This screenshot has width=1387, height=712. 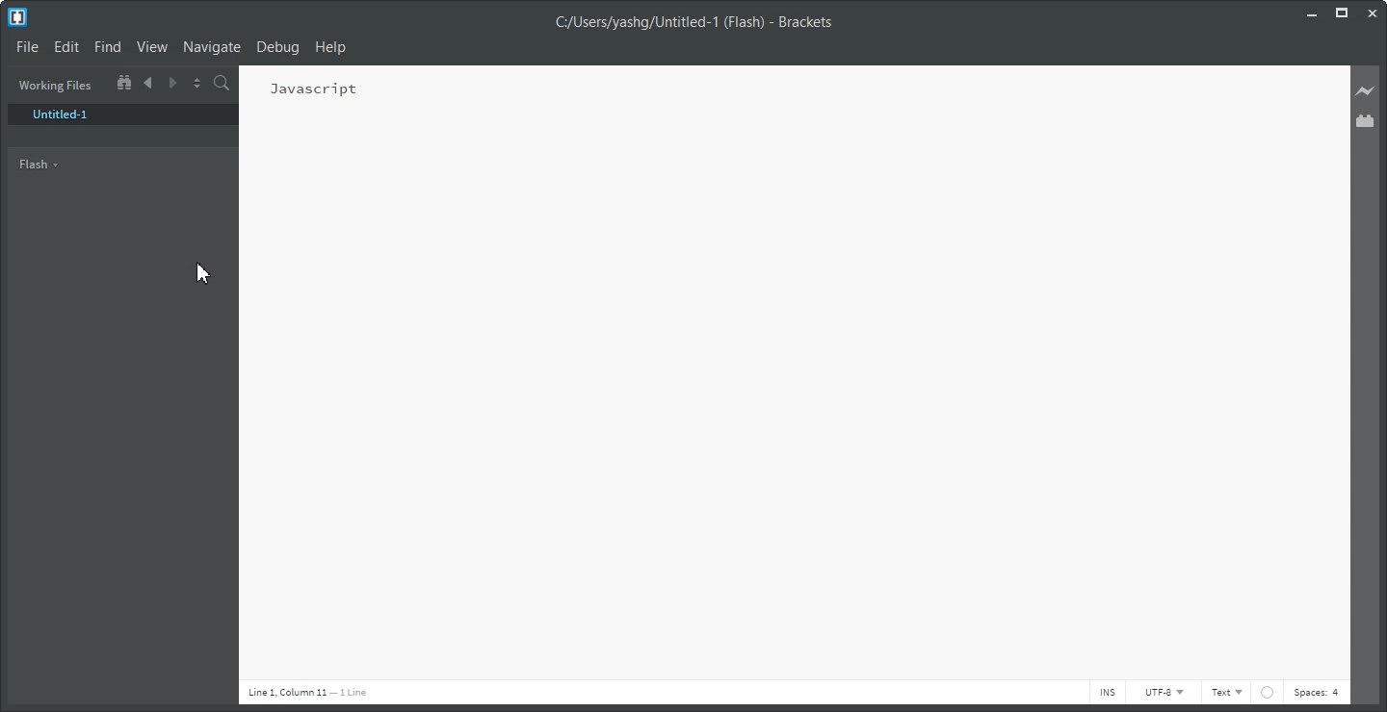 What do you see at coordinates (196, 83) in the screenshot?
I see `Split the editor vertically or Horizontally` at bounding box center [196, 83].